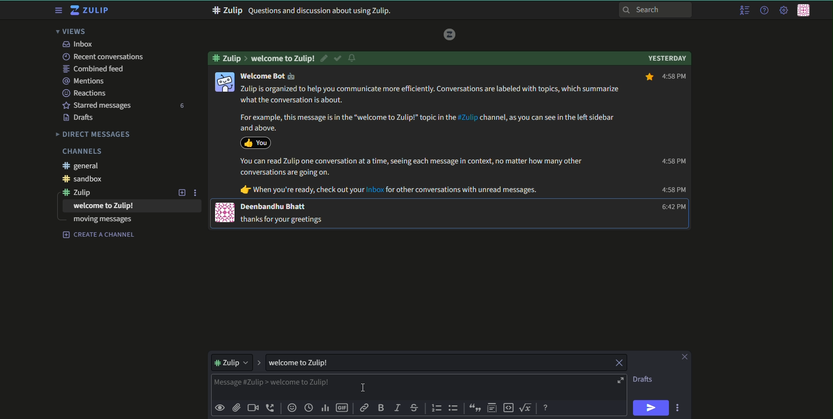 The height and width of the screenshot is (419, 833). Describe the element at coordinates (381, 408) in the screenshot. I see `bold` at that location.